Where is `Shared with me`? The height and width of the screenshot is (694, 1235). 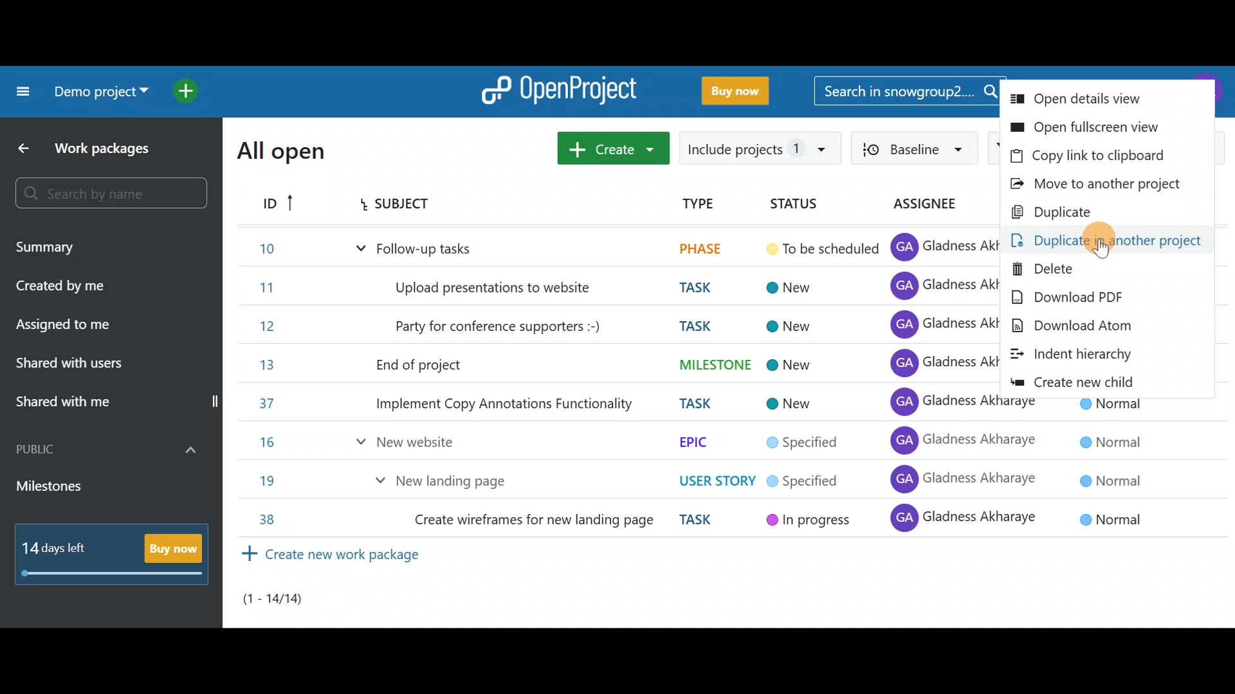 Shared with me is located at coordinates (117, 403).